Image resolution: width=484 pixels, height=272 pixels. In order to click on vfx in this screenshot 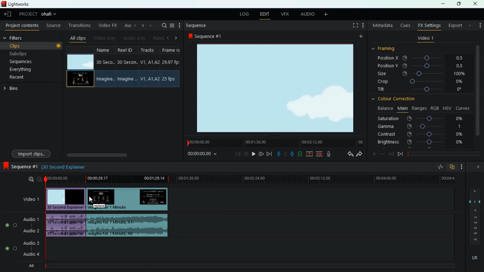, I will do `click(286, 14)`.